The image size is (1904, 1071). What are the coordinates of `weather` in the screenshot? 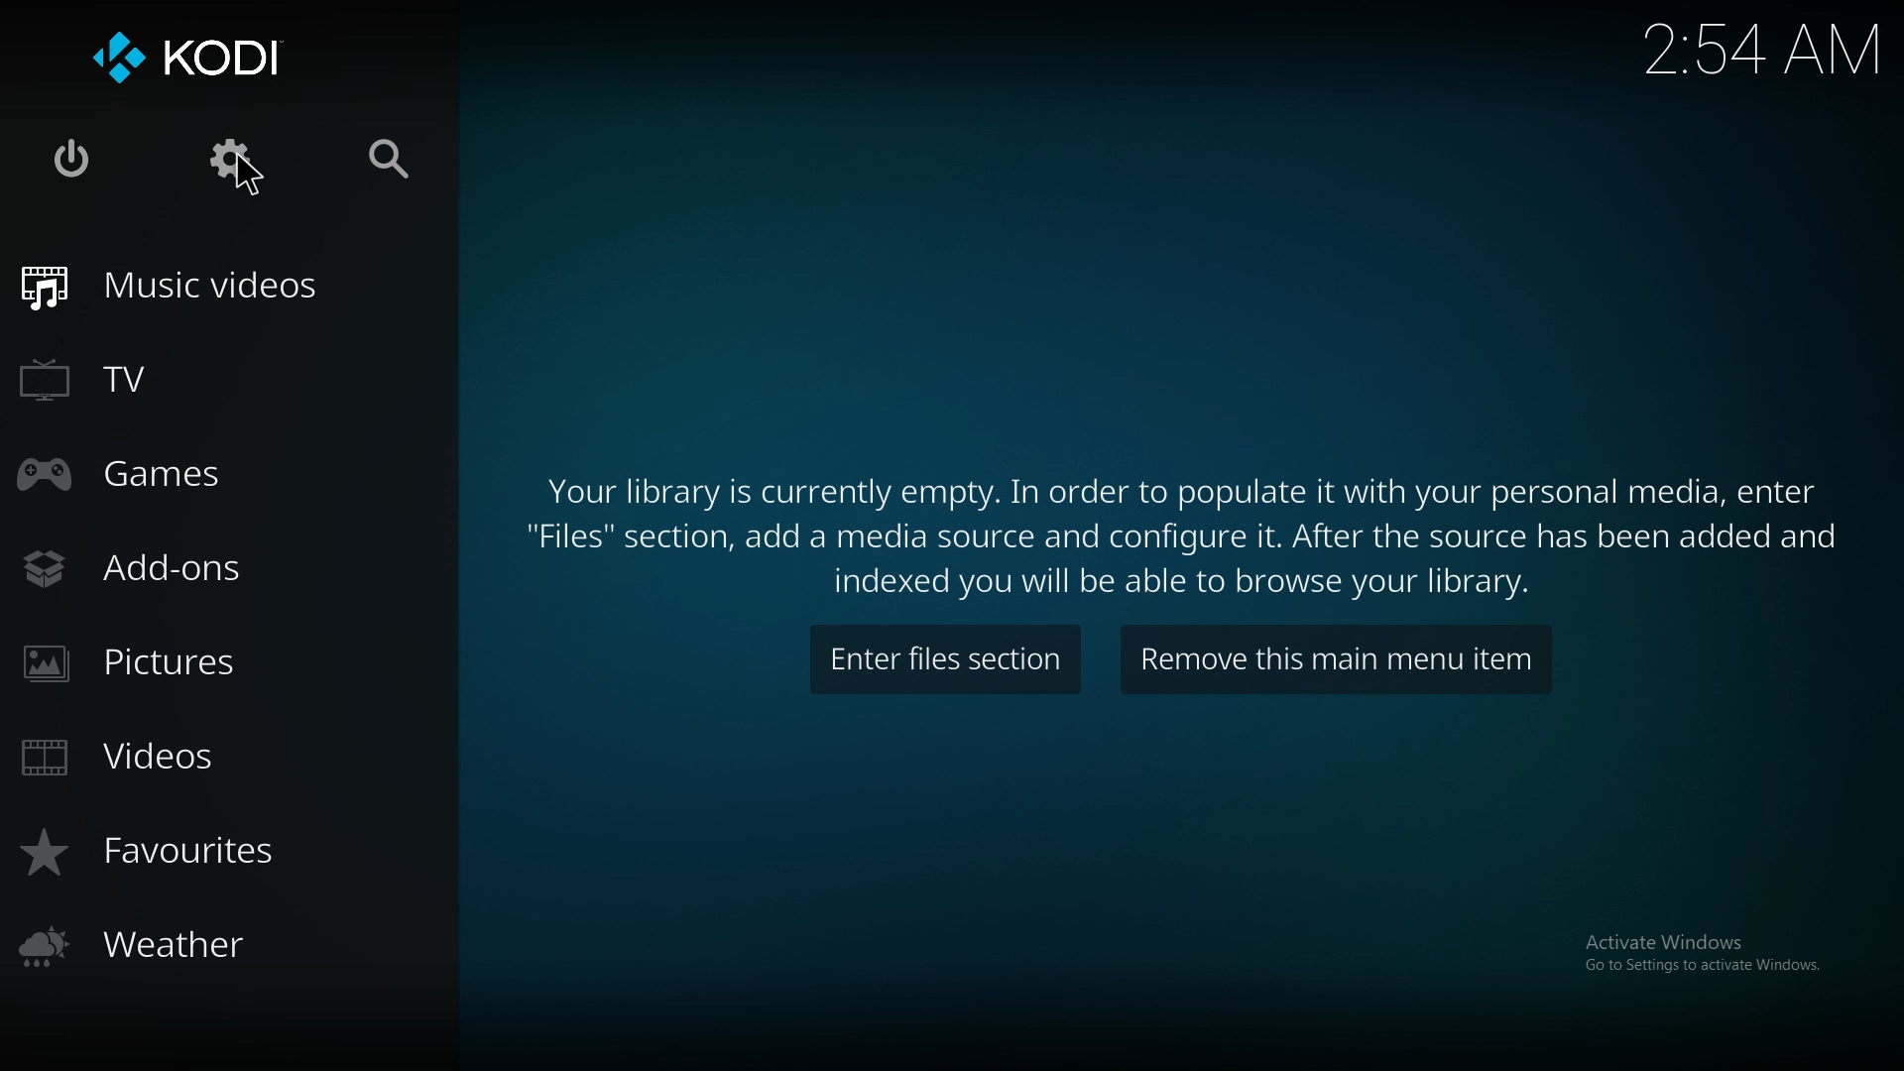 It's located at (151, 946).